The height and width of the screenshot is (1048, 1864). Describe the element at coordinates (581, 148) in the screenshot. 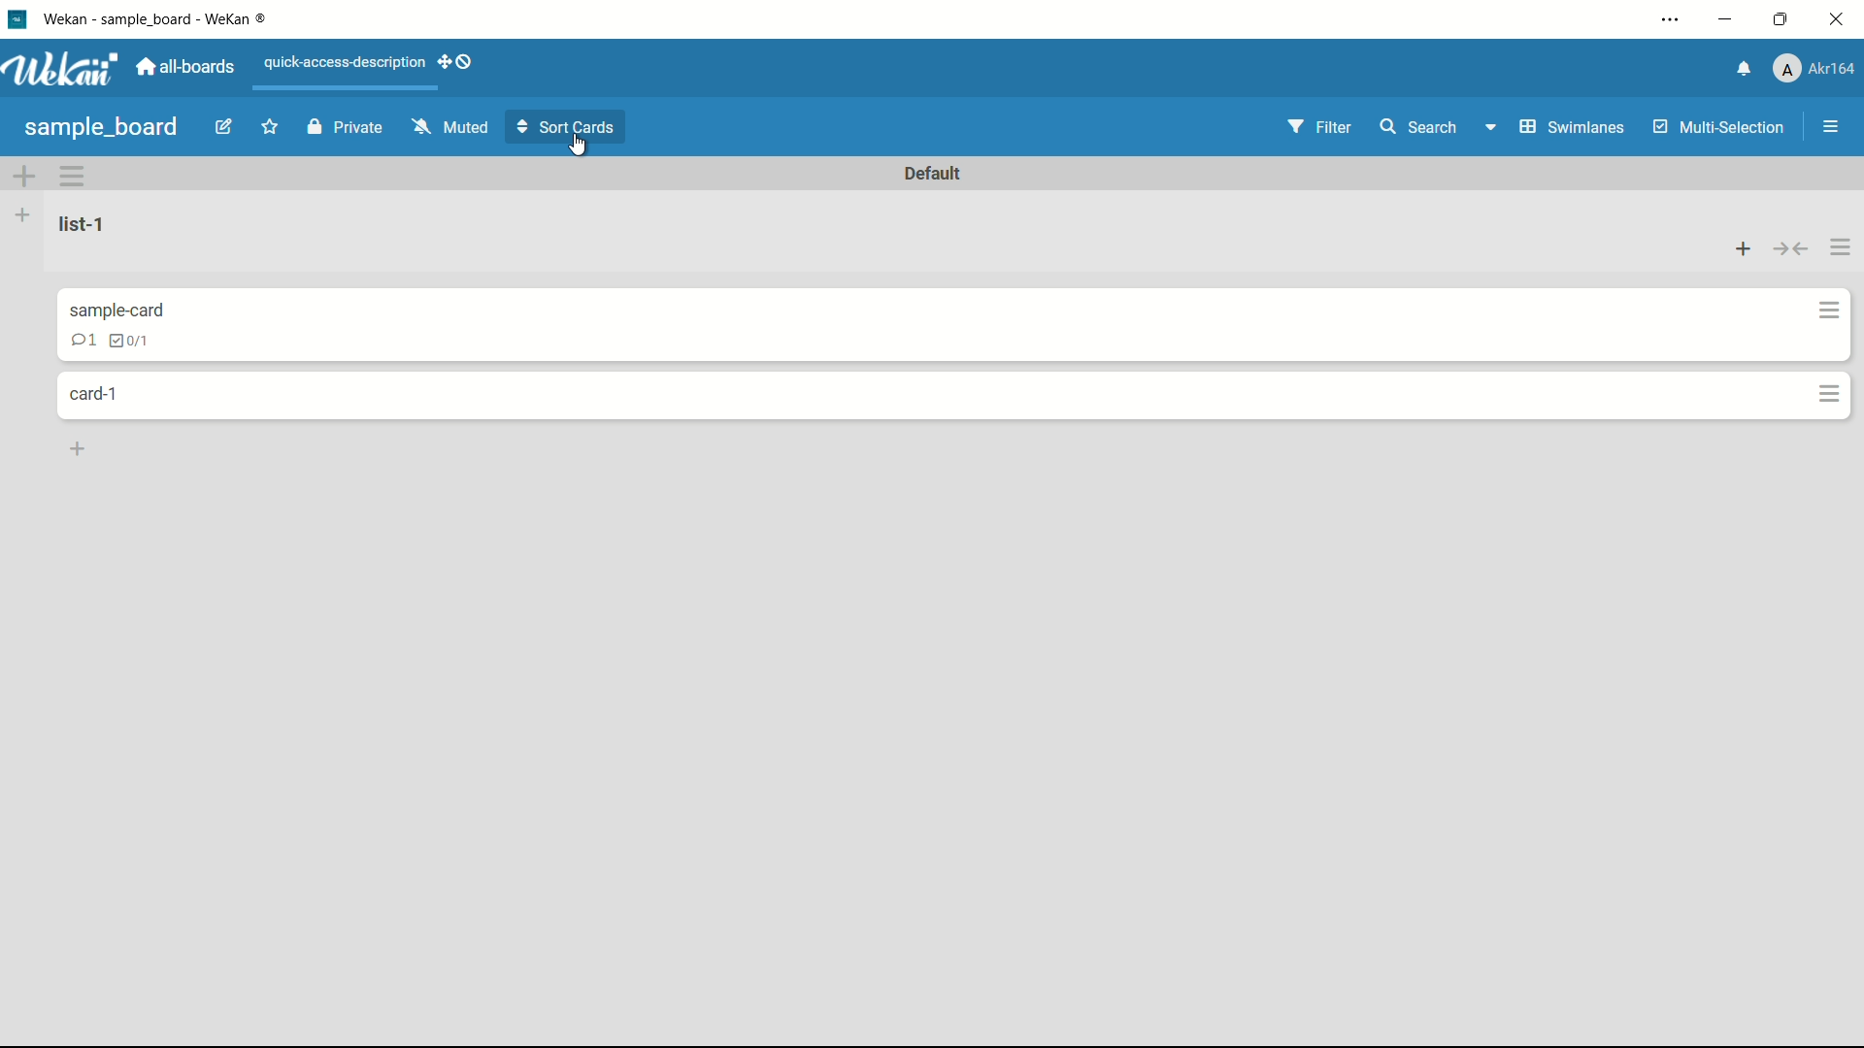

I see `cursor` at that location.